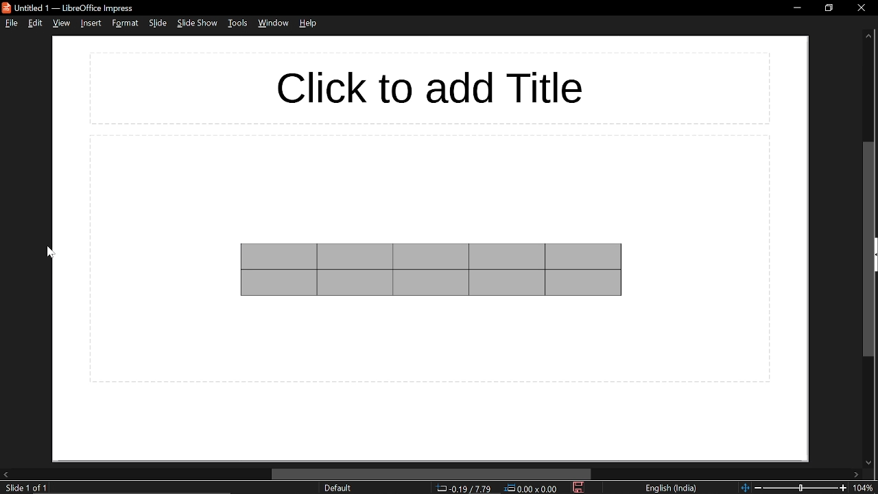  Describe the element at coordinates (797, 8) in the screenshot. I see `minimize` at that location.